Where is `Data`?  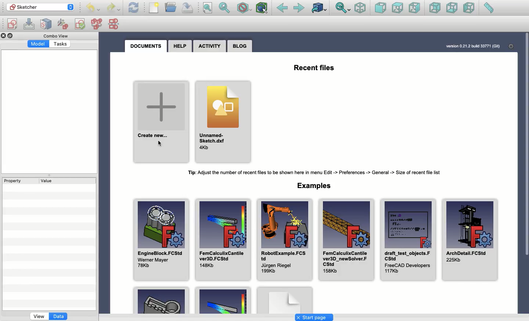 Data is located at coordinates (59, 316).